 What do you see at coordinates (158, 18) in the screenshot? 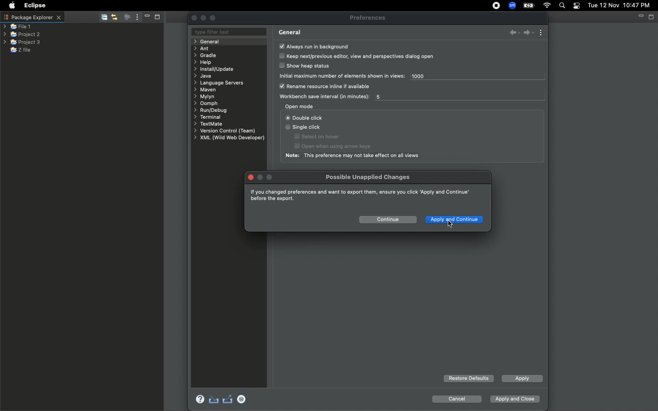
I see `Maximize` at bounding box center [158, 18].